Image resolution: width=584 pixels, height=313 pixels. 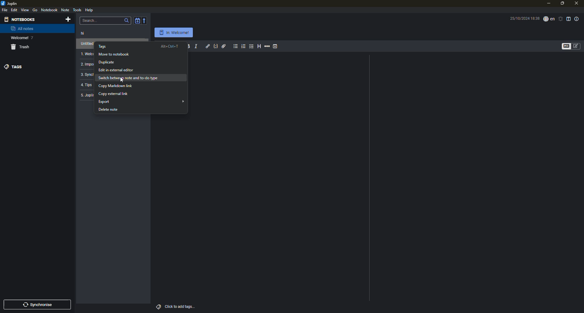 I want to click on help, so click(x=90, y=10).